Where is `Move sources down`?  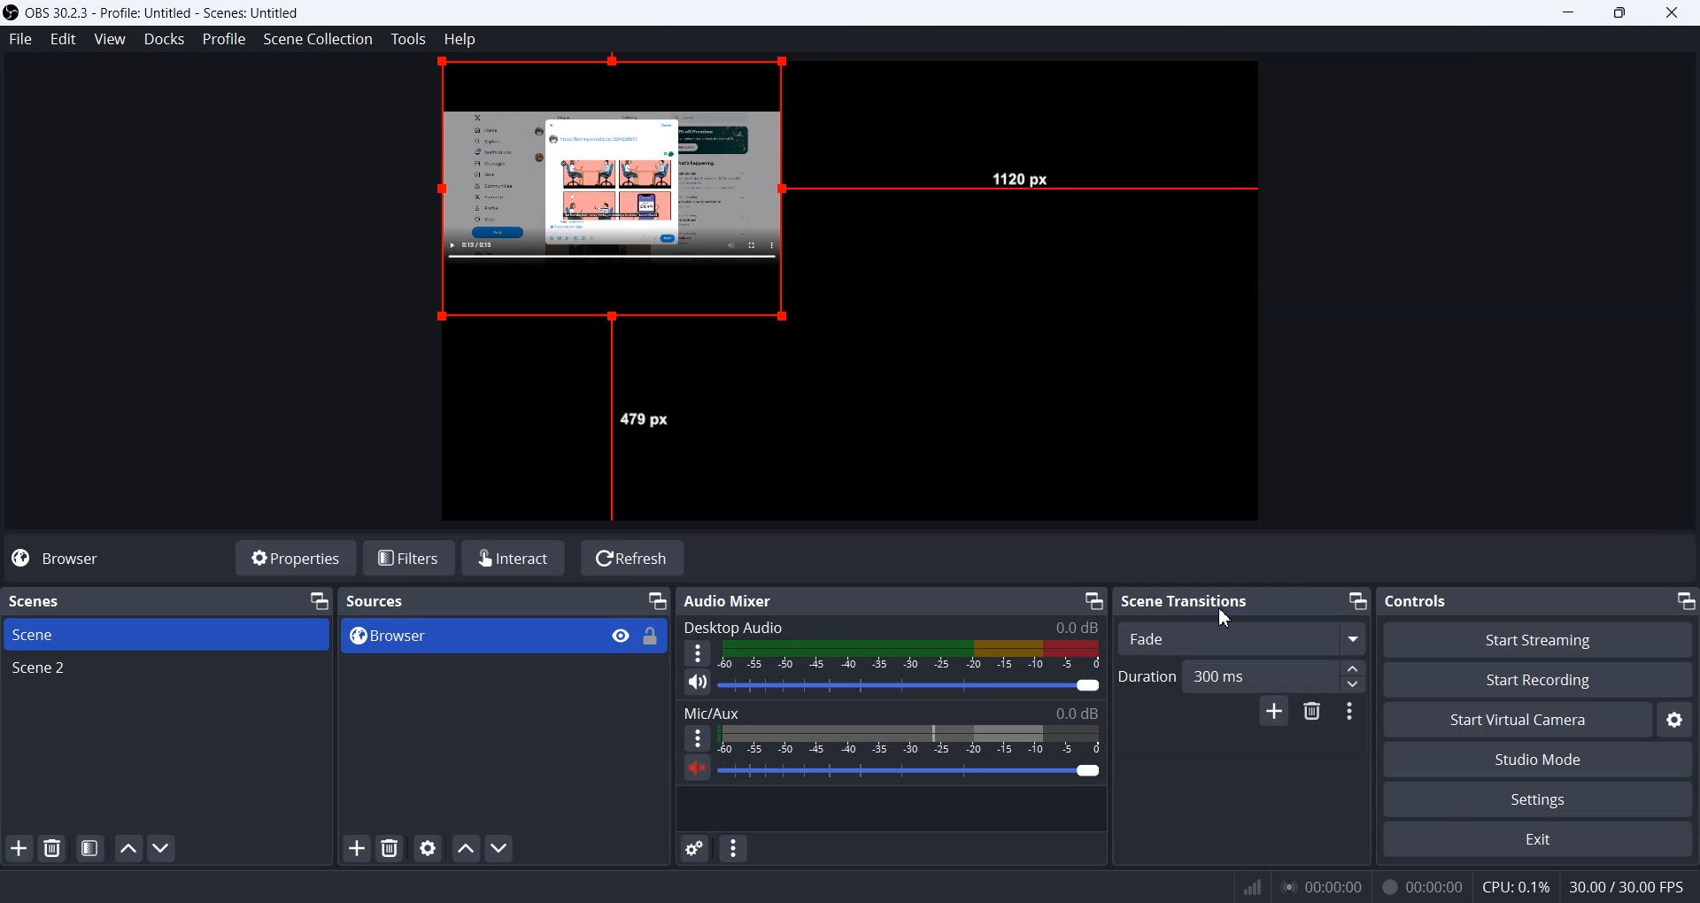 Move sources down is located at coordinates (498, 847).